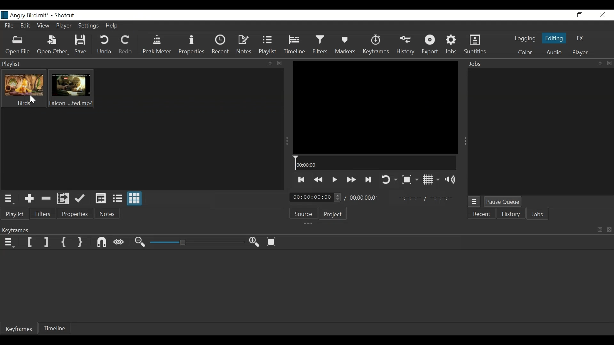  I want to click on Set First Simple keyframe, so click(66, 243).